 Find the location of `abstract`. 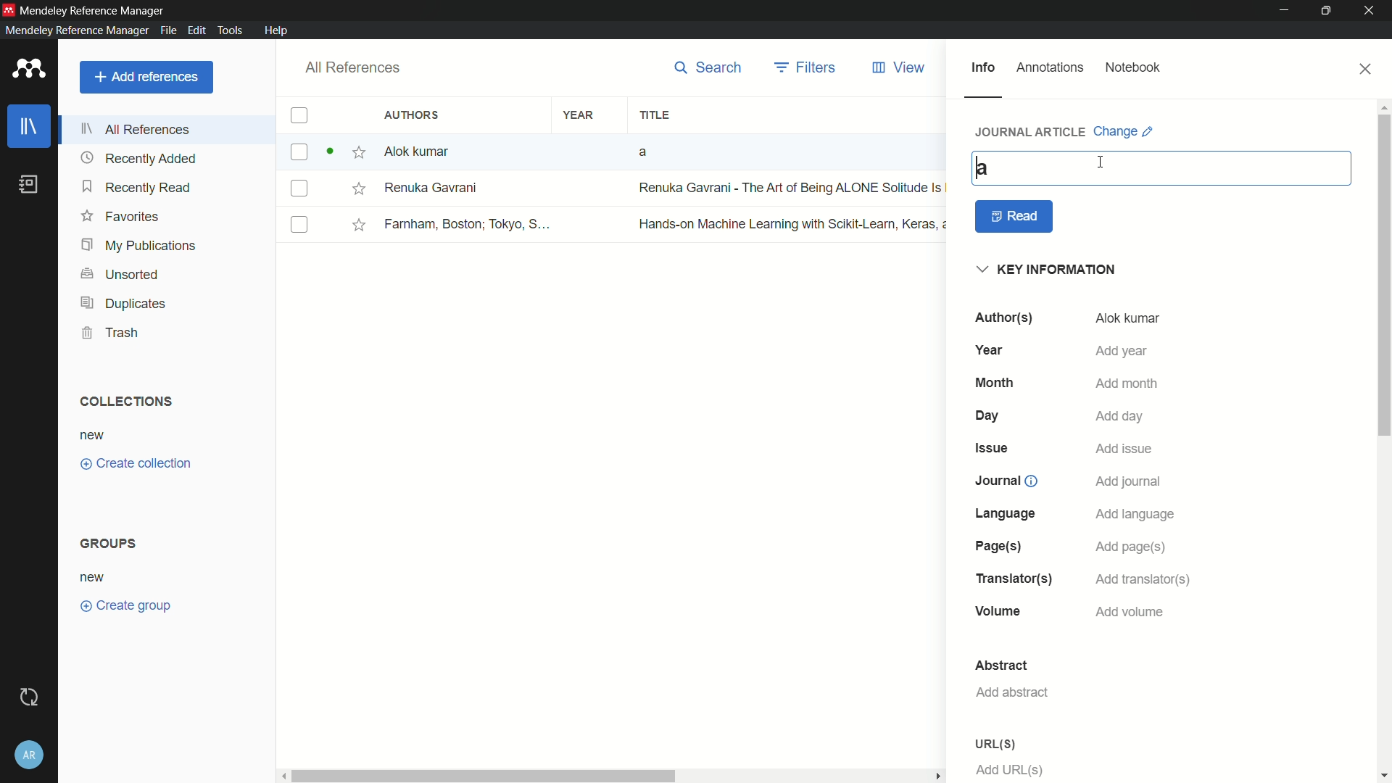

abstract is located at coordinates (1001, 666).